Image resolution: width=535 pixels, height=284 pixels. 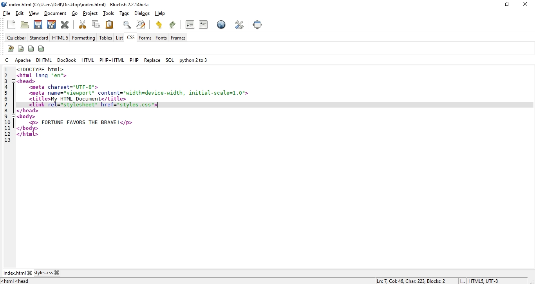 What do you see at coordinates (65, 24) in the screenshot?
I see `close current file` at bounding box center [65, 24].